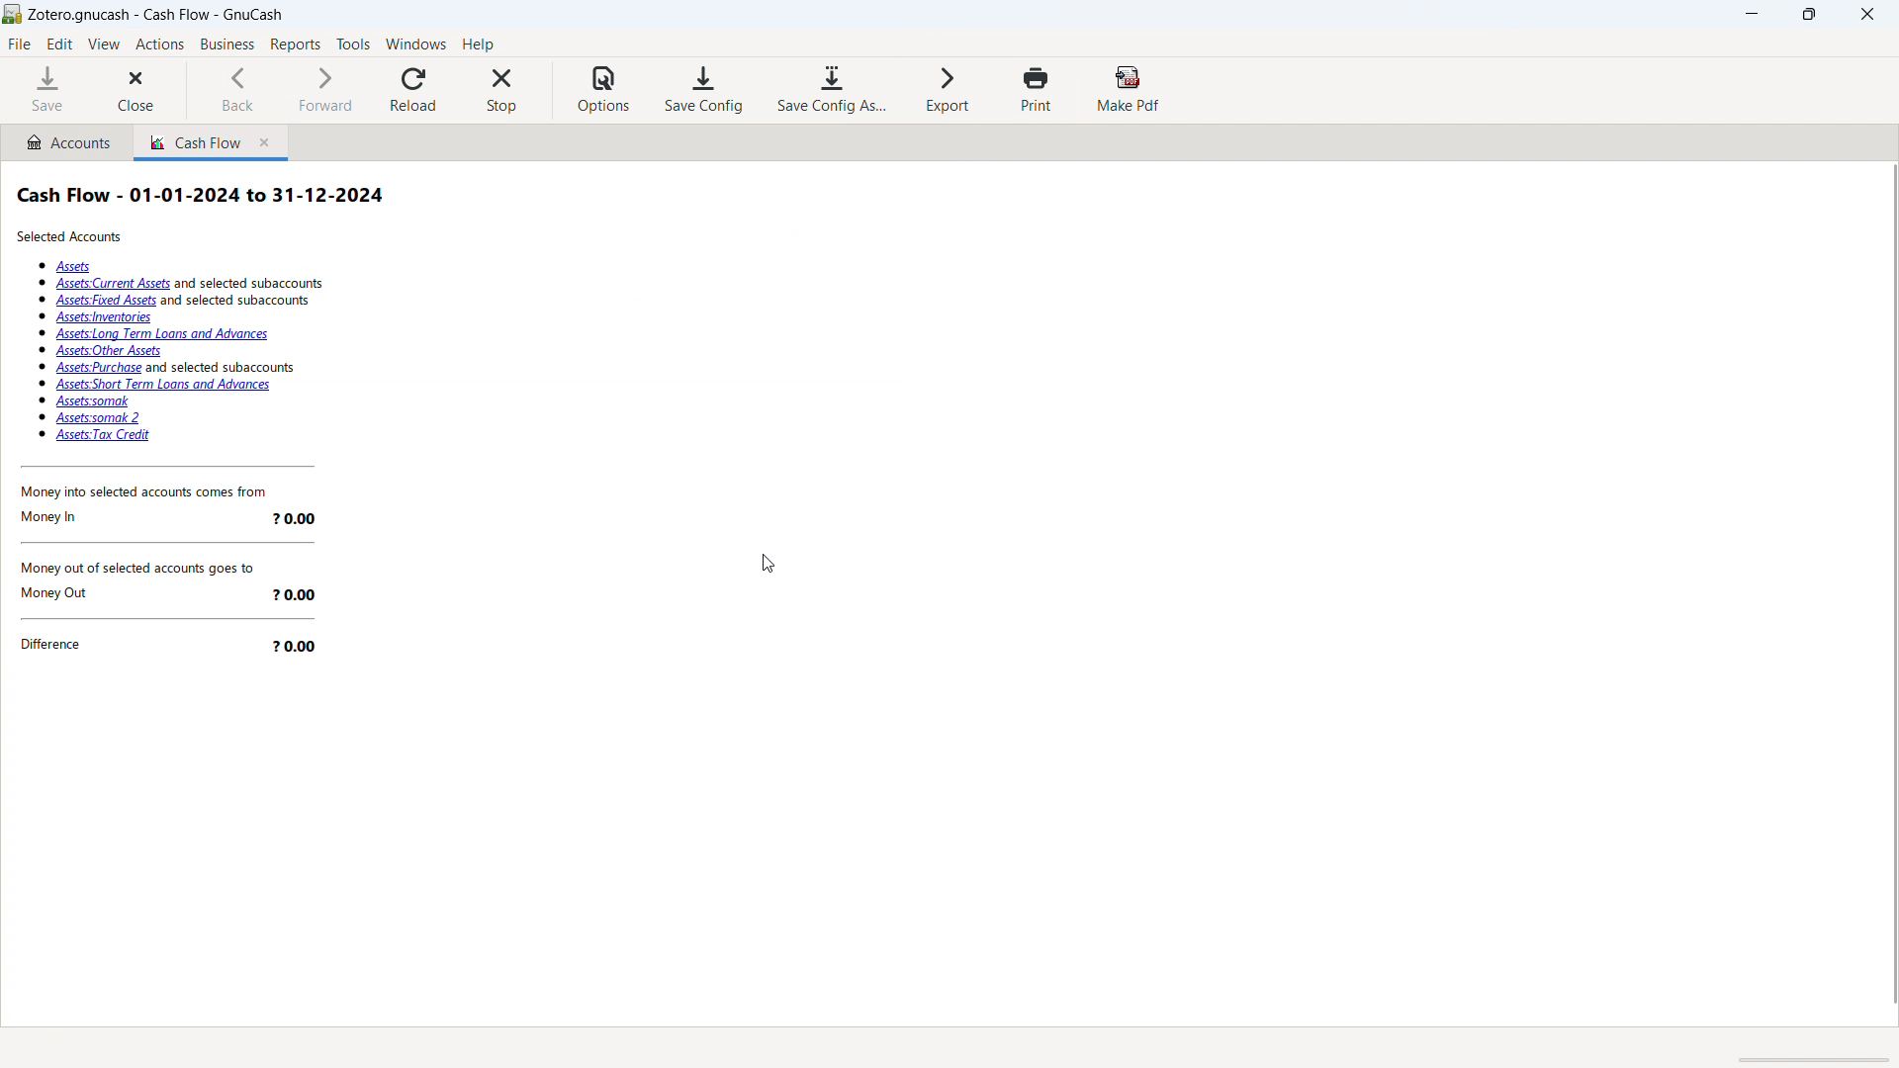 The image size is (1899, 1068). I want to click on Difference 20.00, so click(178, 649).